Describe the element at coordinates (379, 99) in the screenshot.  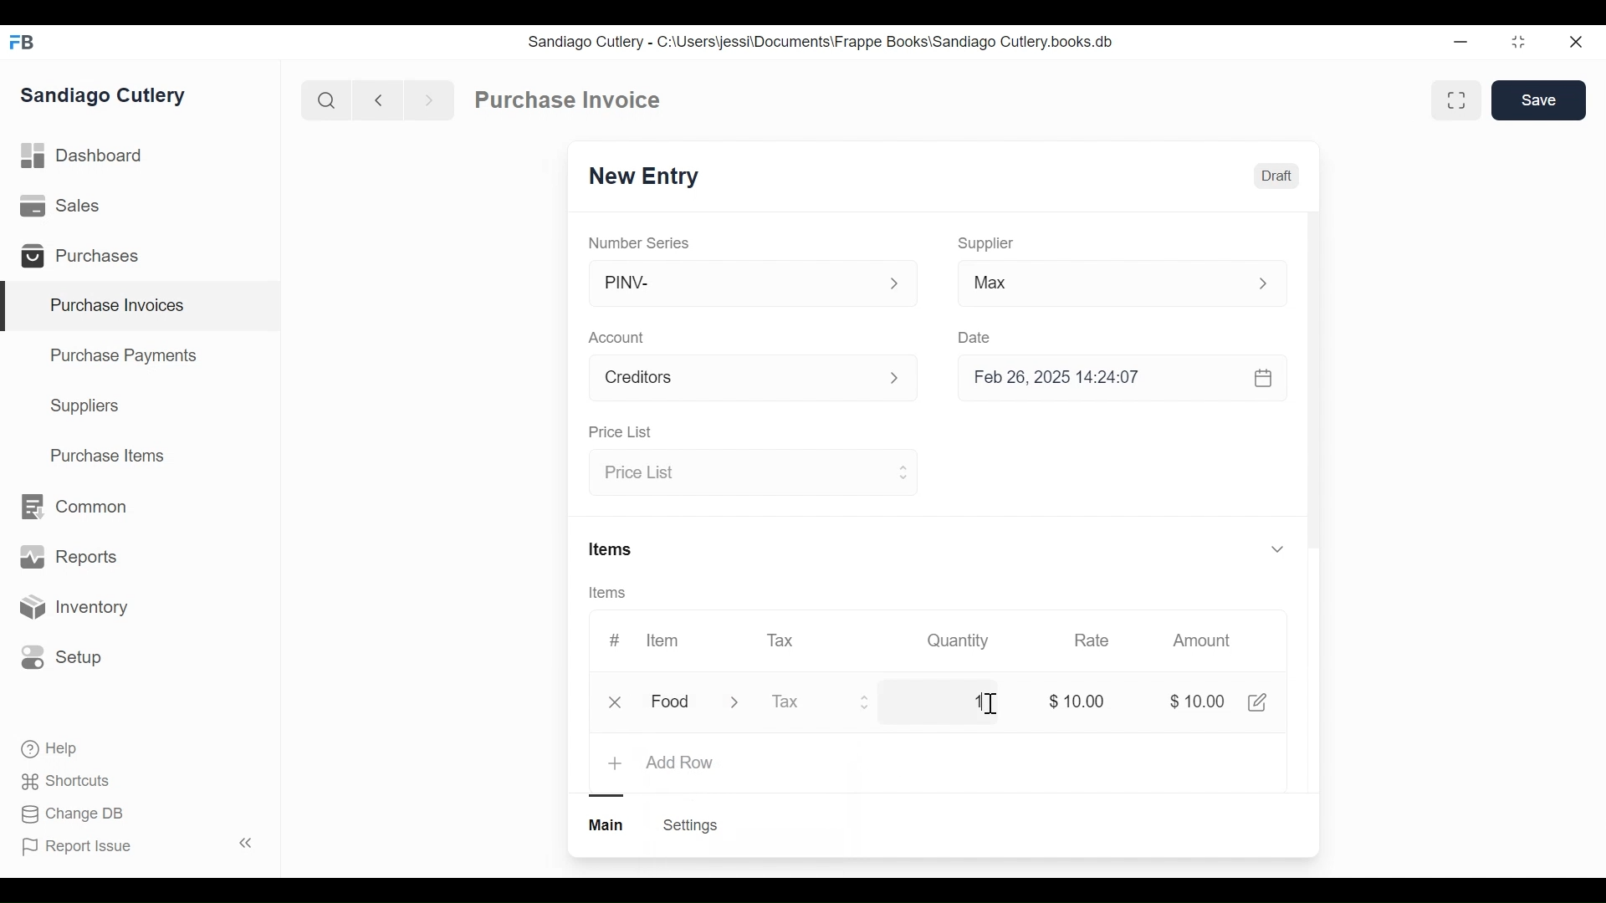
I see `Naviagate back` at that location.